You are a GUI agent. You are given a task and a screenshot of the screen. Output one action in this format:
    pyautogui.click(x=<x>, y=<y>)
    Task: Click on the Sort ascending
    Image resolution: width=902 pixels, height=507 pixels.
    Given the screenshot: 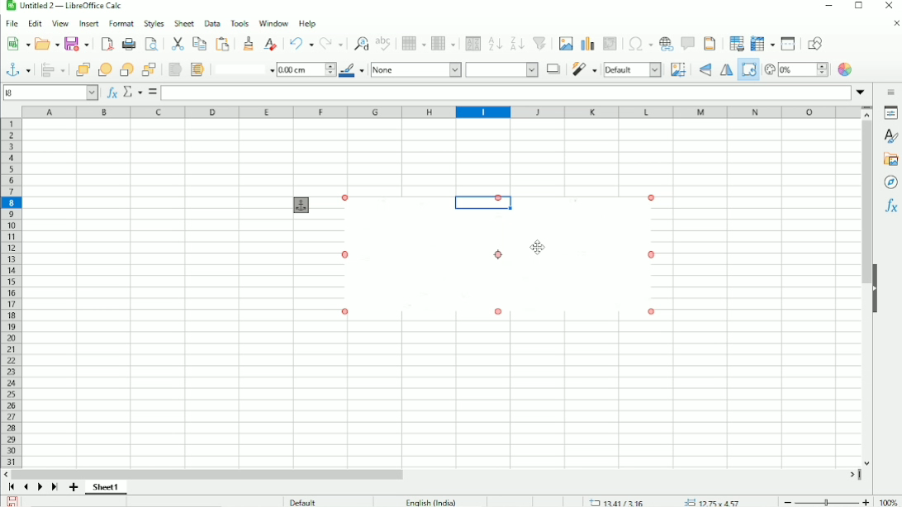 What is the action you would take?
    pyautogui.click(x=495, y=44)
    